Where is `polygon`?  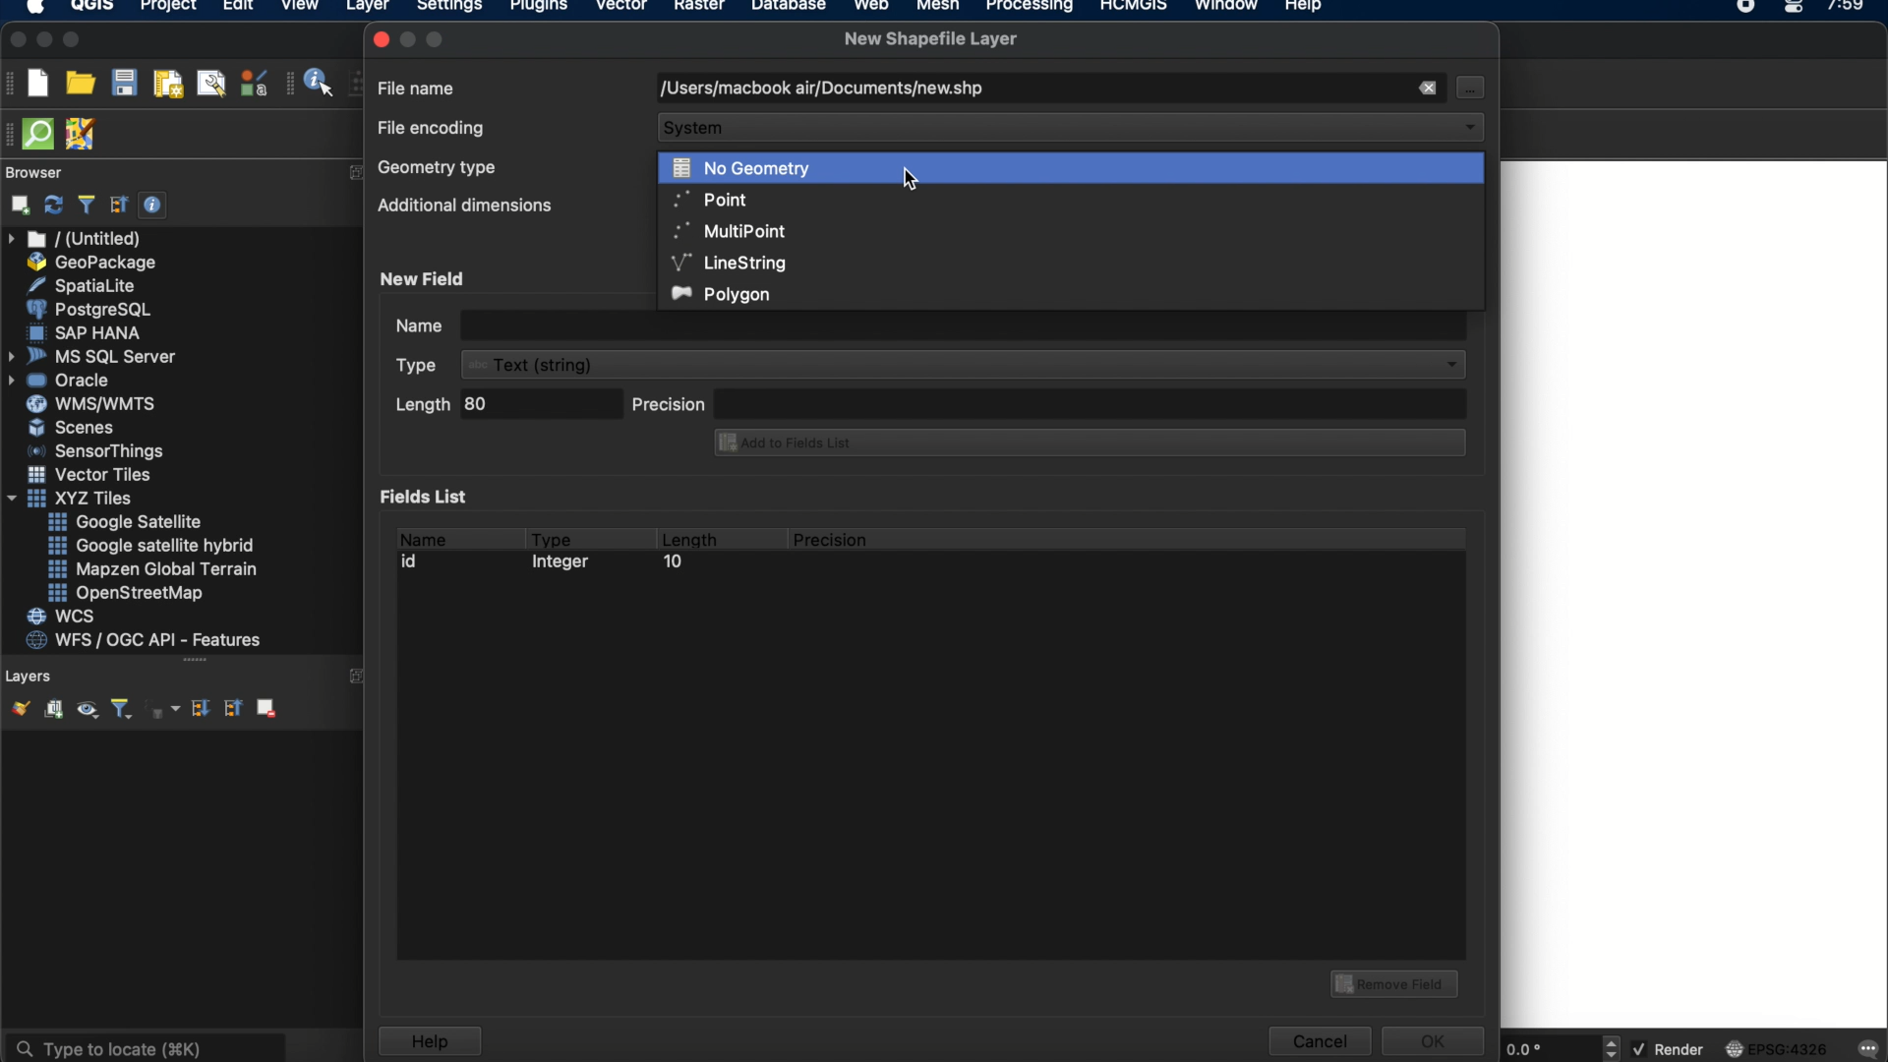
polygon is located at coordinates (724, 295).